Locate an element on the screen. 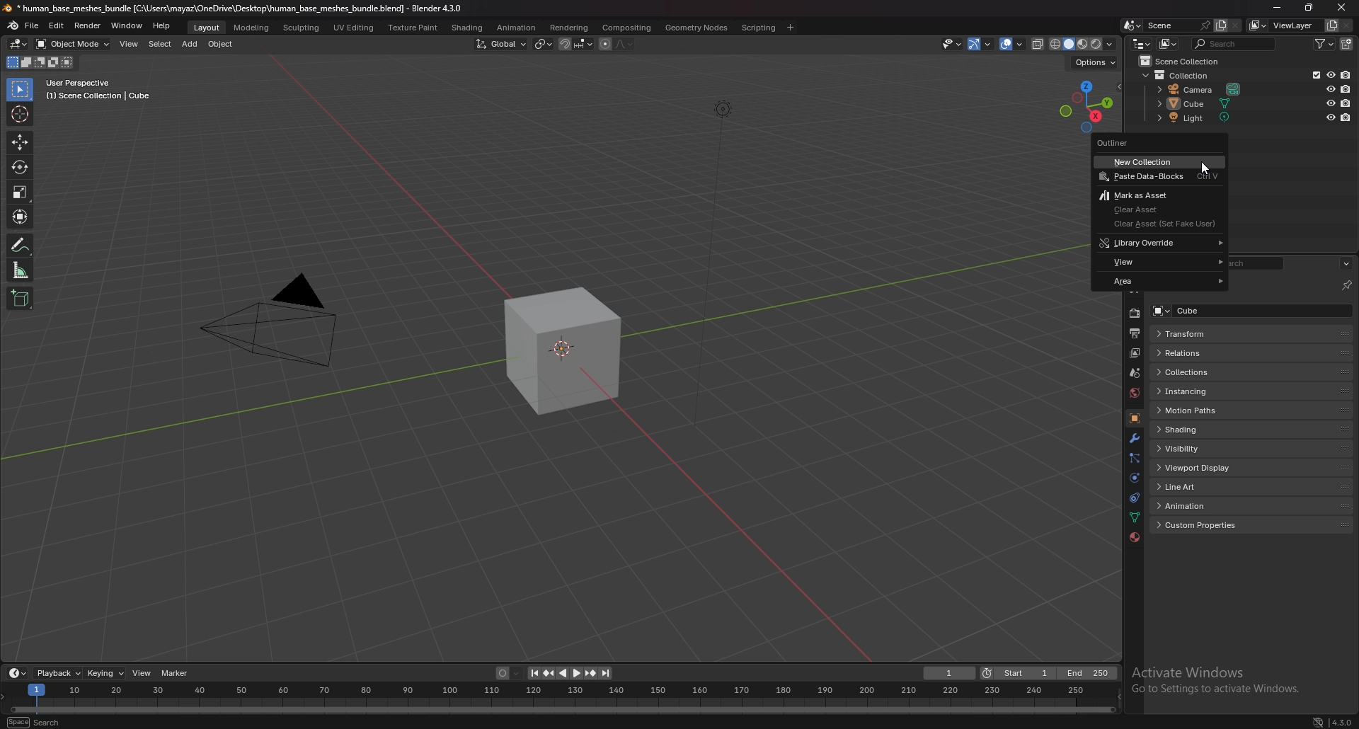  sculpting is located at coordinates (303, 27).